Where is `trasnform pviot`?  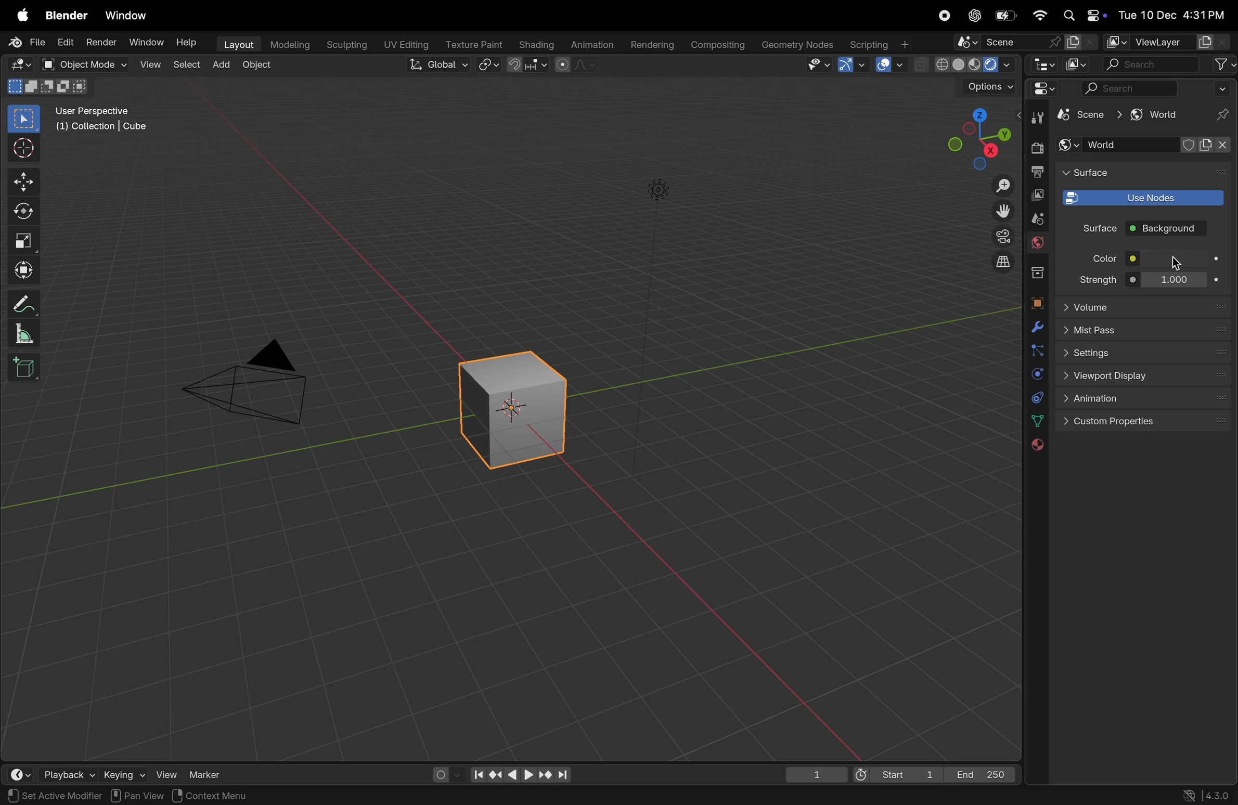 trasnform pviot is located at coordinates (490, 64).